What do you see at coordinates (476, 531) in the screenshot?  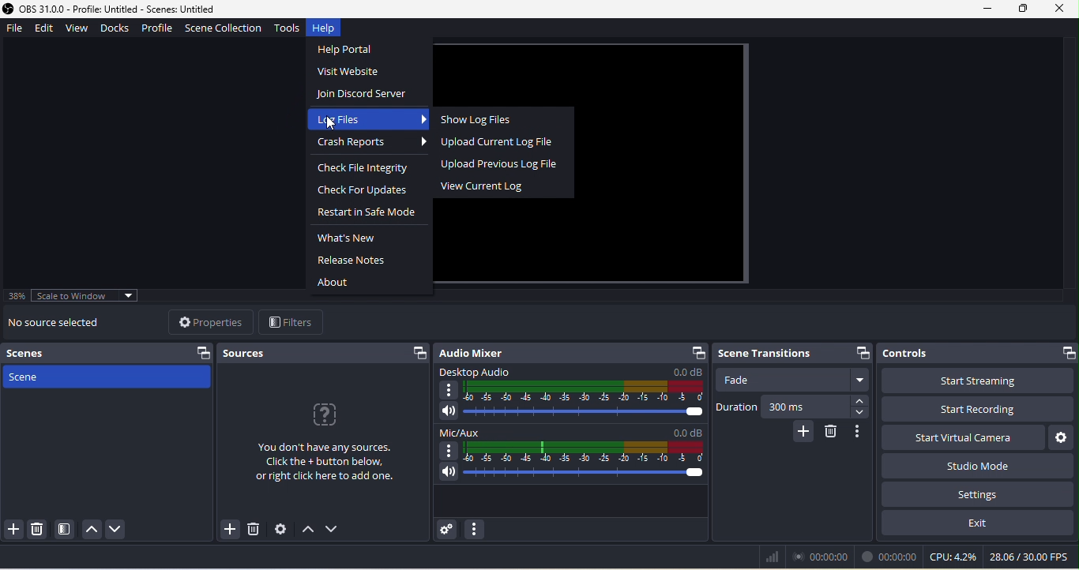 I see `audio mixer menu` at bounding box center [476, 531].